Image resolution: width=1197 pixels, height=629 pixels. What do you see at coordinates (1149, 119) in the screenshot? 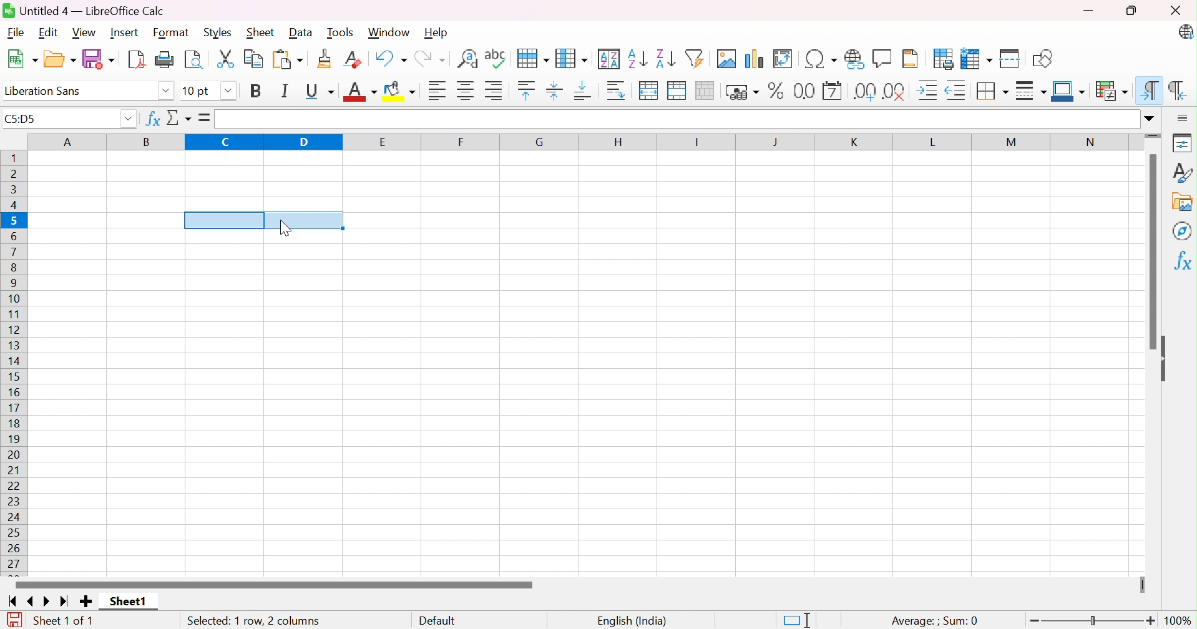
I see `Drop Down` at bounding box center [1149, 119].